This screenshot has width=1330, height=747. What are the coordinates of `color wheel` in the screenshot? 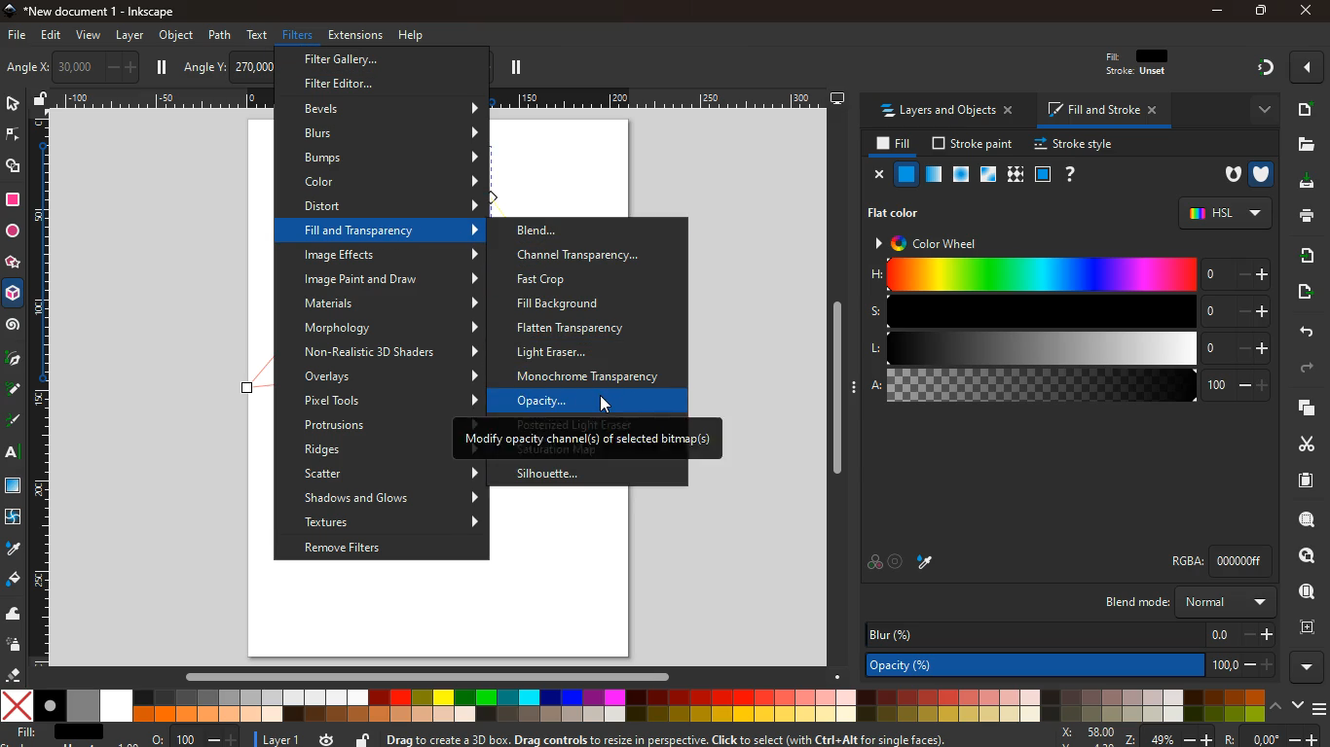 It's located at (935, 242).